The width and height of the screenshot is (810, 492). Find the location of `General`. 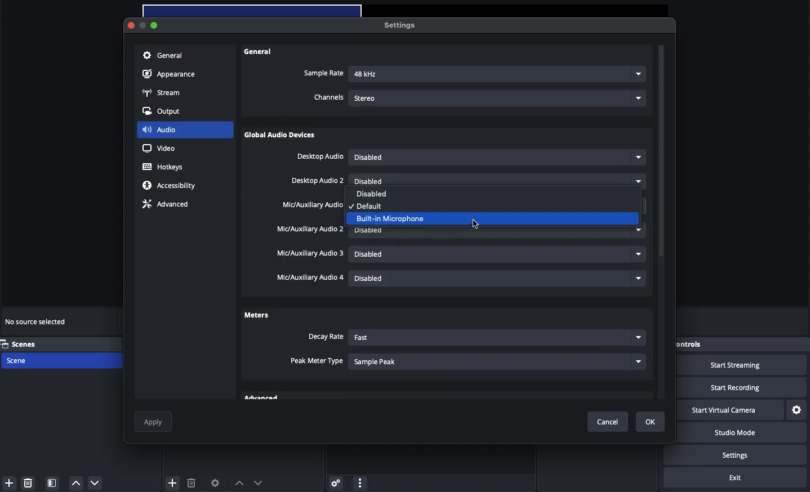

General is located at coordinates (260, 52).